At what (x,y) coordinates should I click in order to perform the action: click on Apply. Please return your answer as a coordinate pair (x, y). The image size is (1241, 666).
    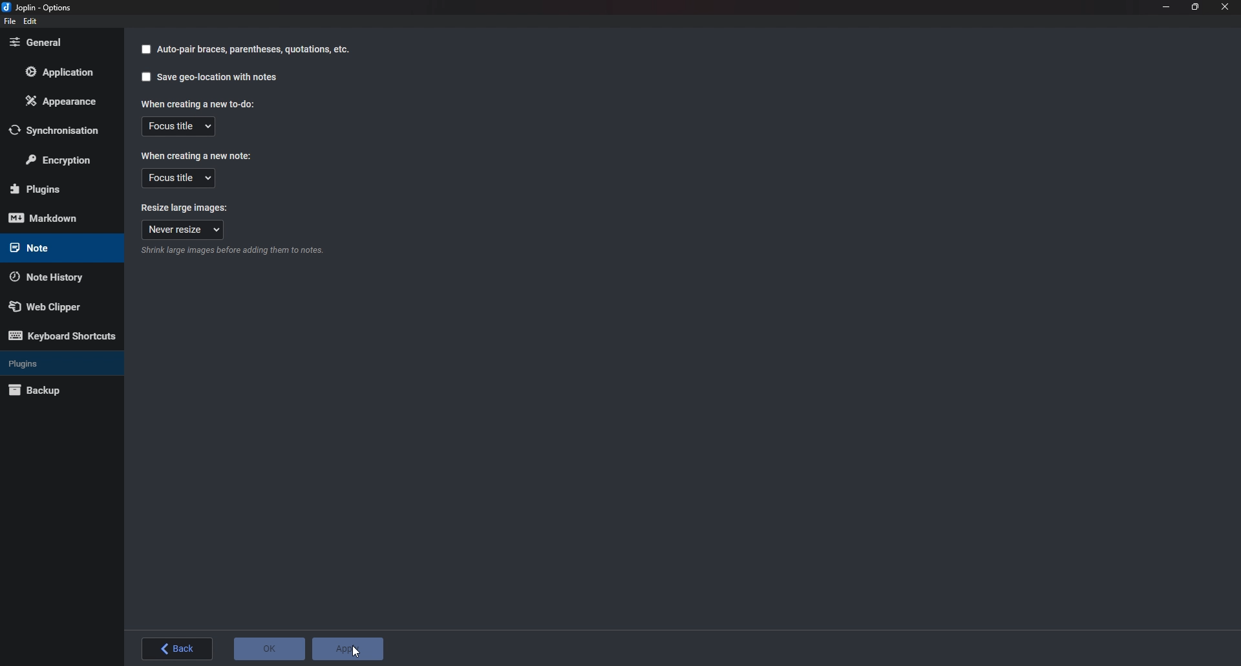
    Looking at the image, I should click on (345, 649).